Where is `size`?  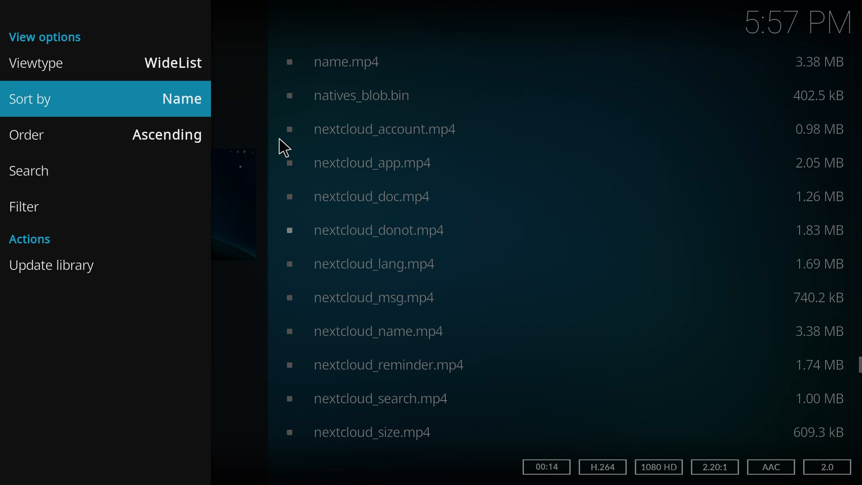 size is located at coordinates (819, 95).